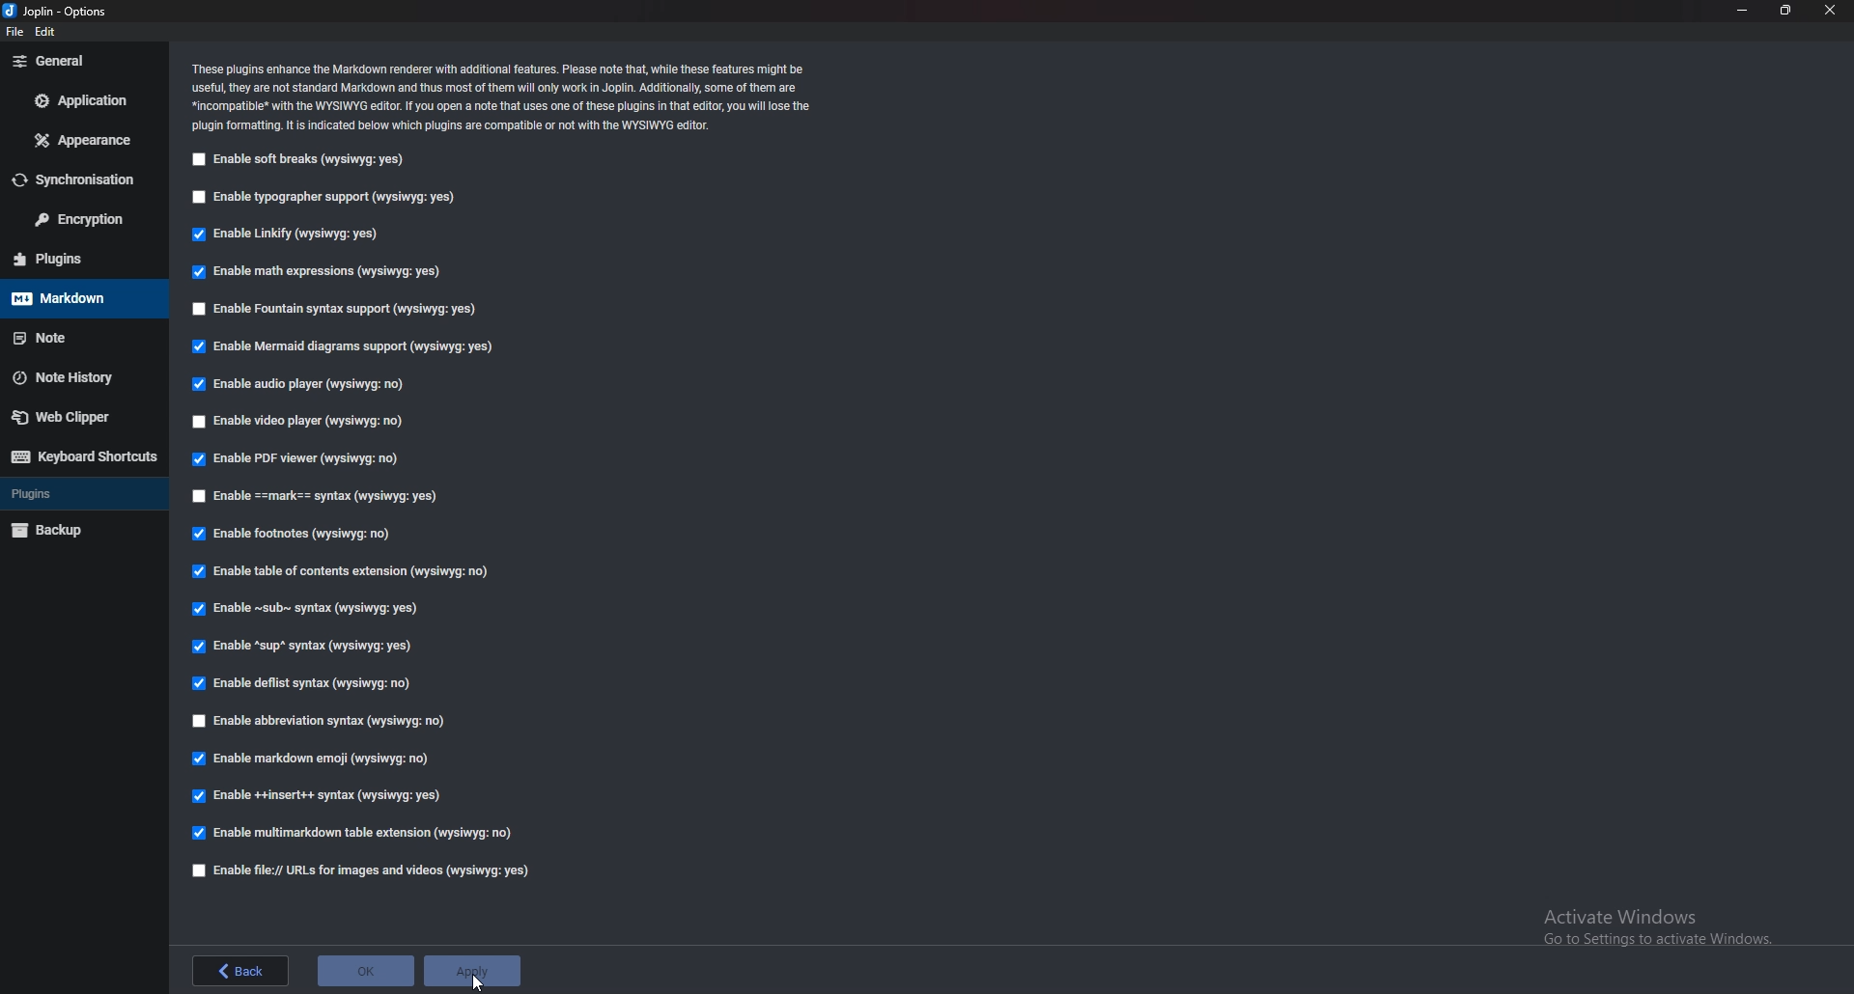  What do you see at coordinates (72, 339) in the screenshot?
I see `note` at bounding box center [72, 339].